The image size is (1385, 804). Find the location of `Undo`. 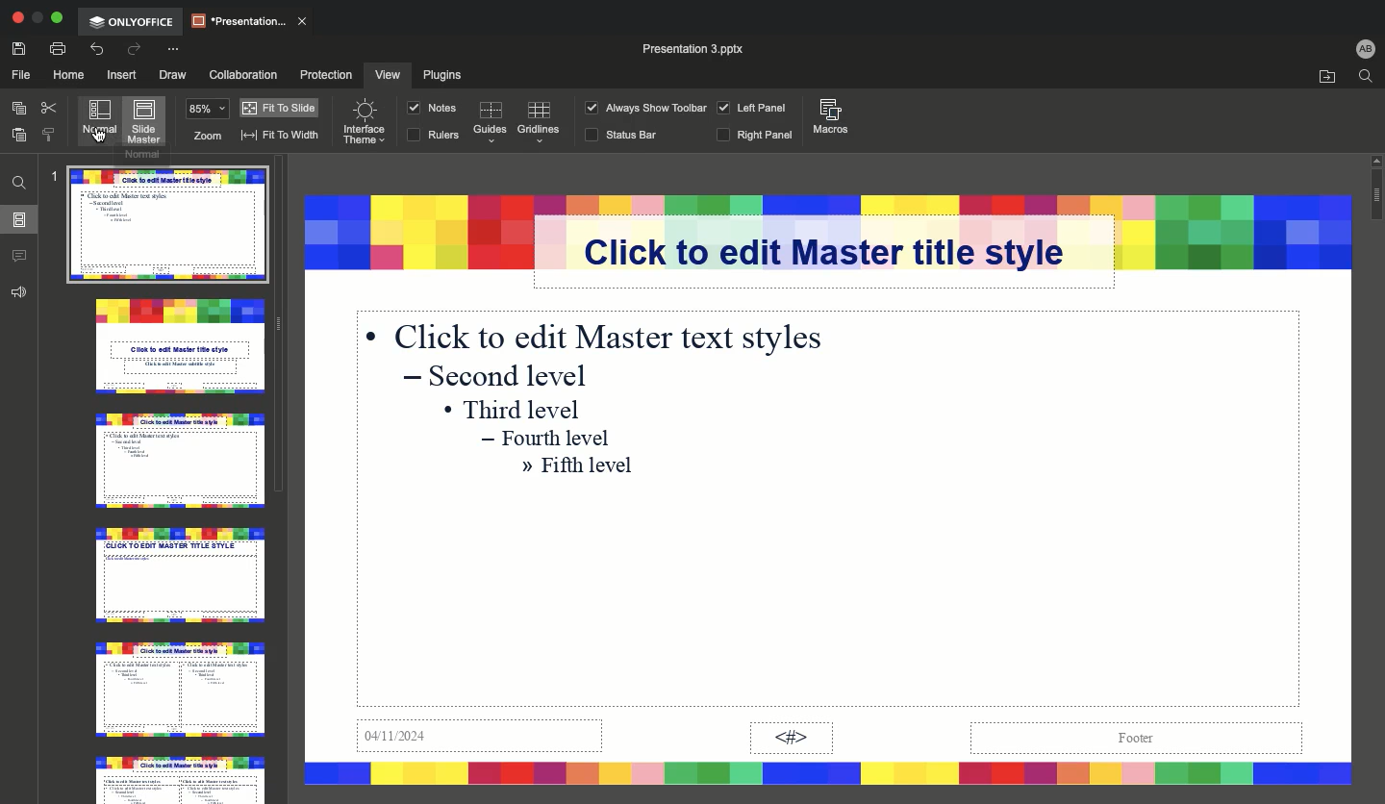

Undo is located at coordinates (98, 49).